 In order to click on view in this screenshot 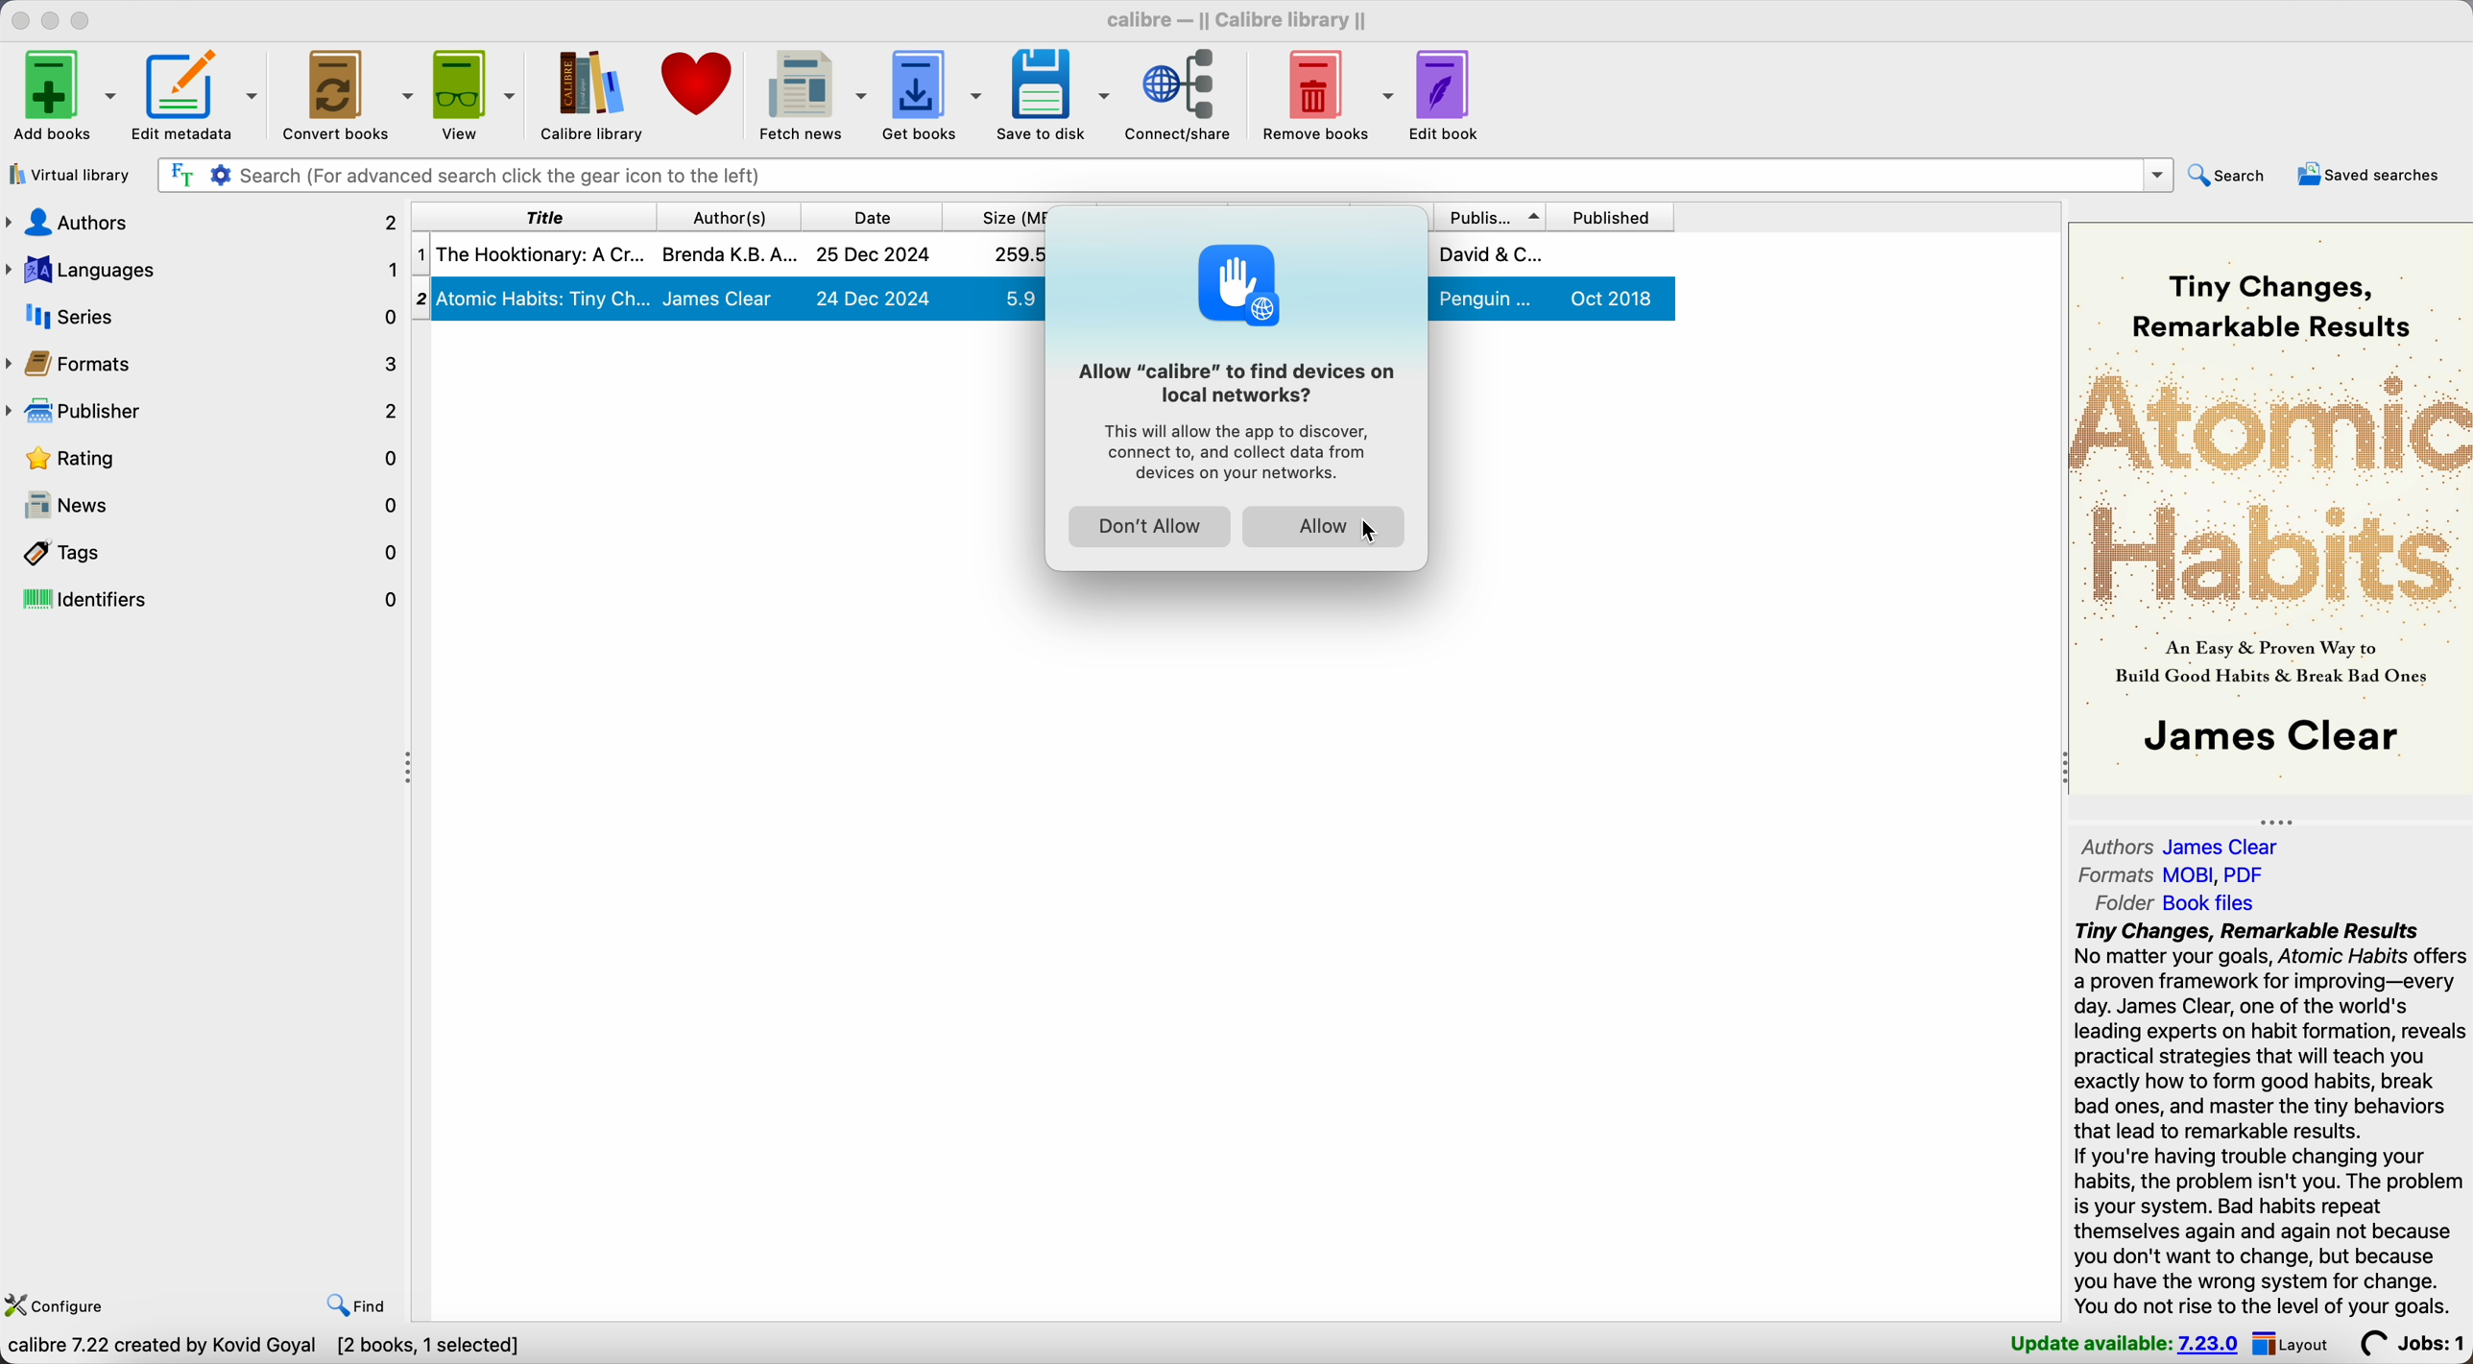, I will do `click(476, 94)`.